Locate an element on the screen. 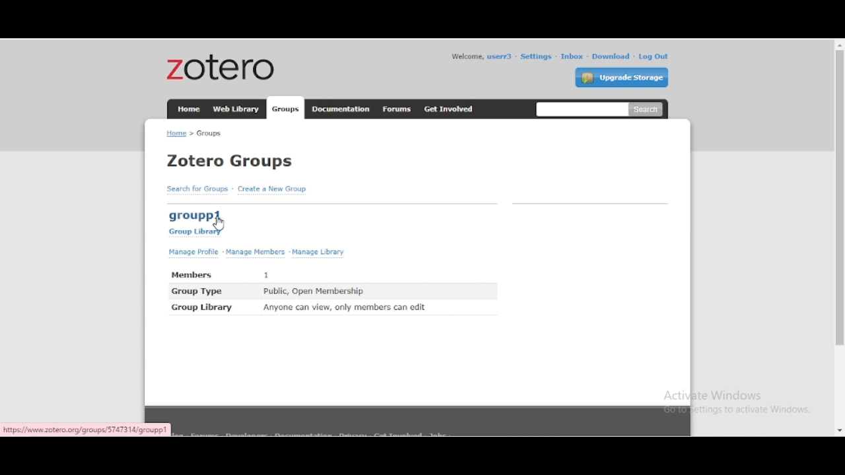  cursor is located at coordinates (219, 224).